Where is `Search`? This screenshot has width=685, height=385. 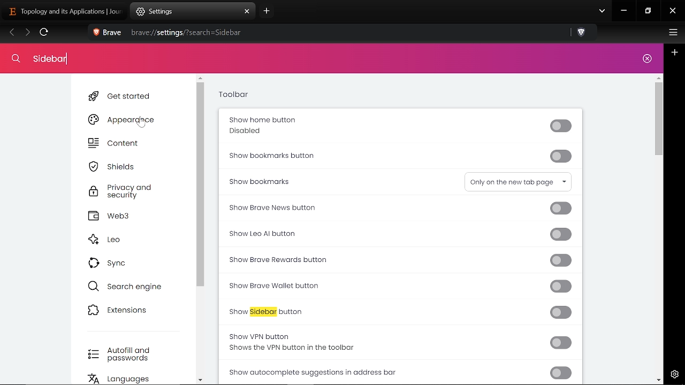
Search is located at coordinates (46, 58).